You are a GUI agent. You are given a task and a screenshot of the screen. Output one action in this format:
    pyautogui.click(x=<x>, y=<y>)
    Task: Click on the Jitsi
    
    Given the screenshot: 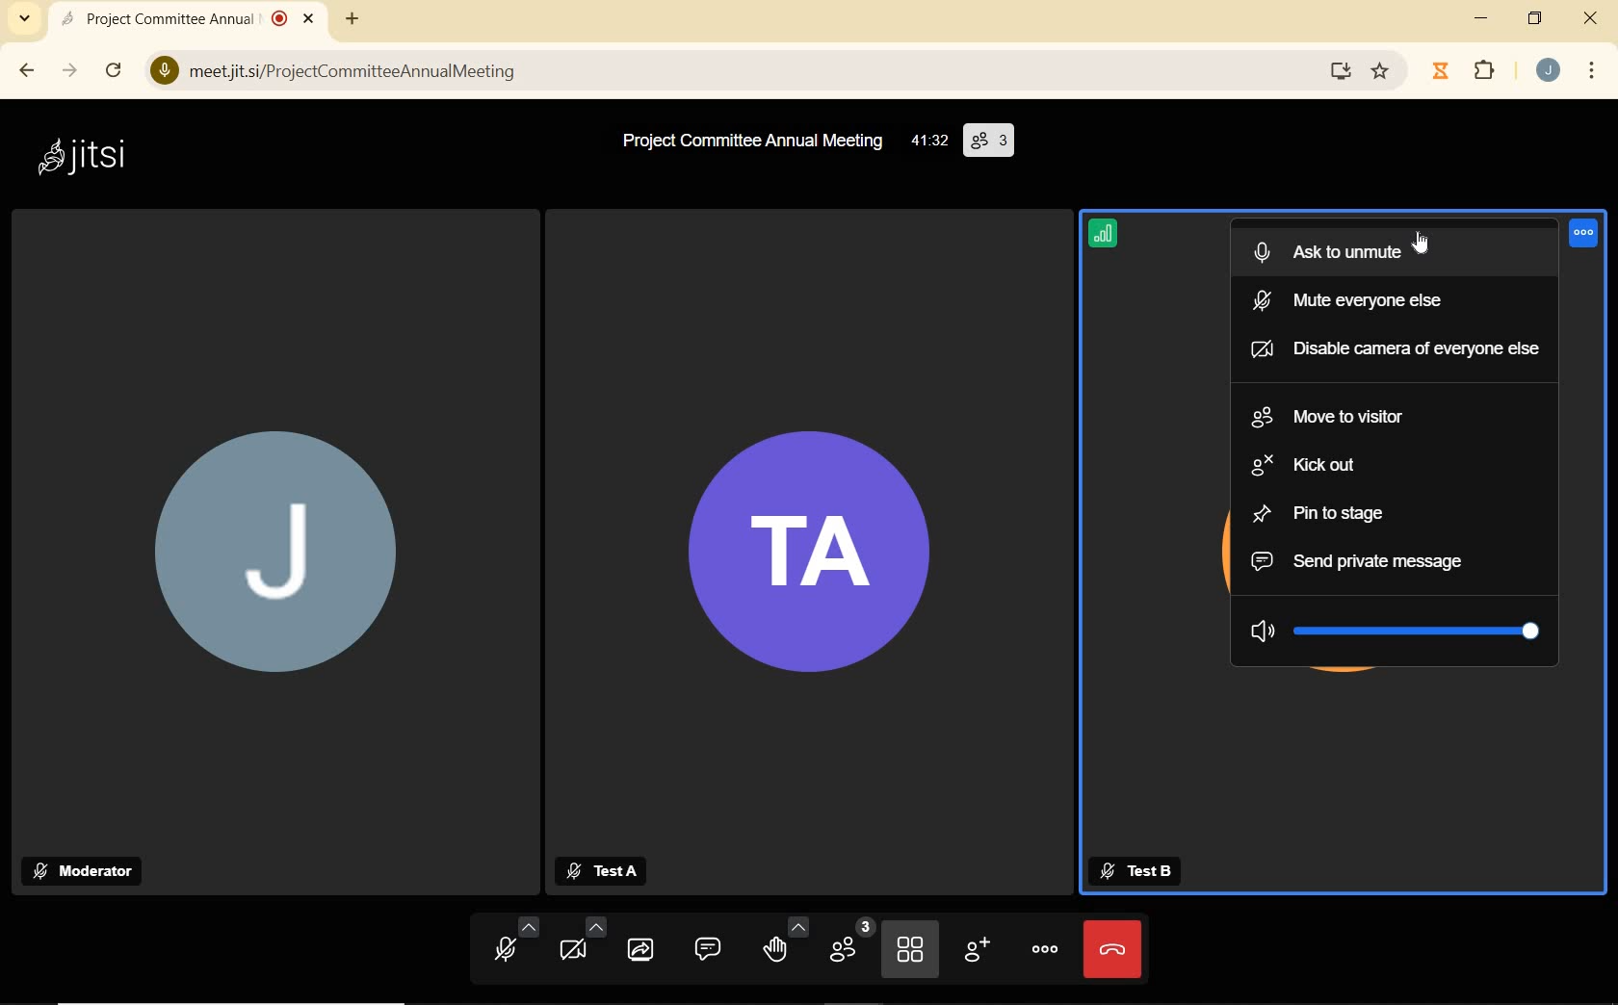 What is the action you would take?
    pyautogui.click(x=88, y=157)
    